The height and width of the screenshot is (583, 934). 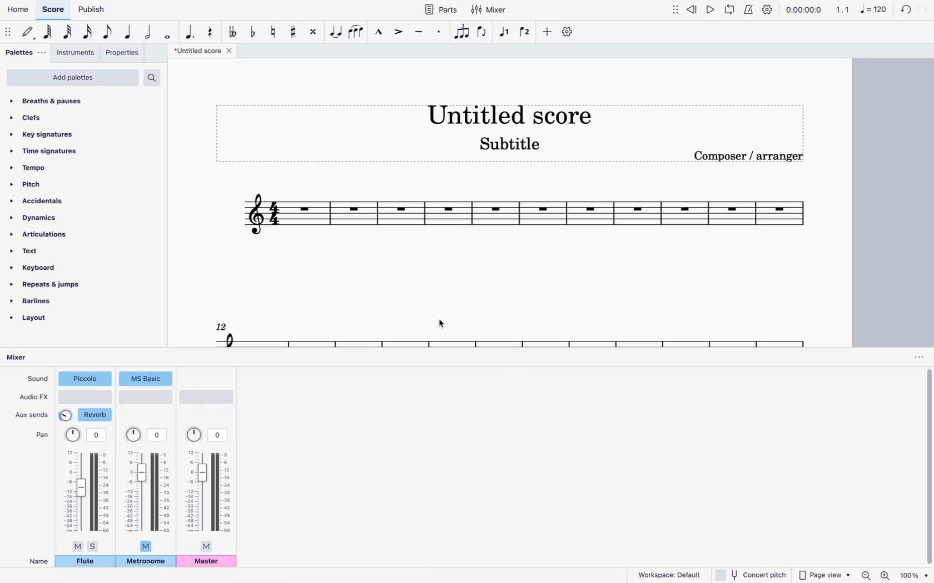 I want to click on scale, so click(x=509, y=334).